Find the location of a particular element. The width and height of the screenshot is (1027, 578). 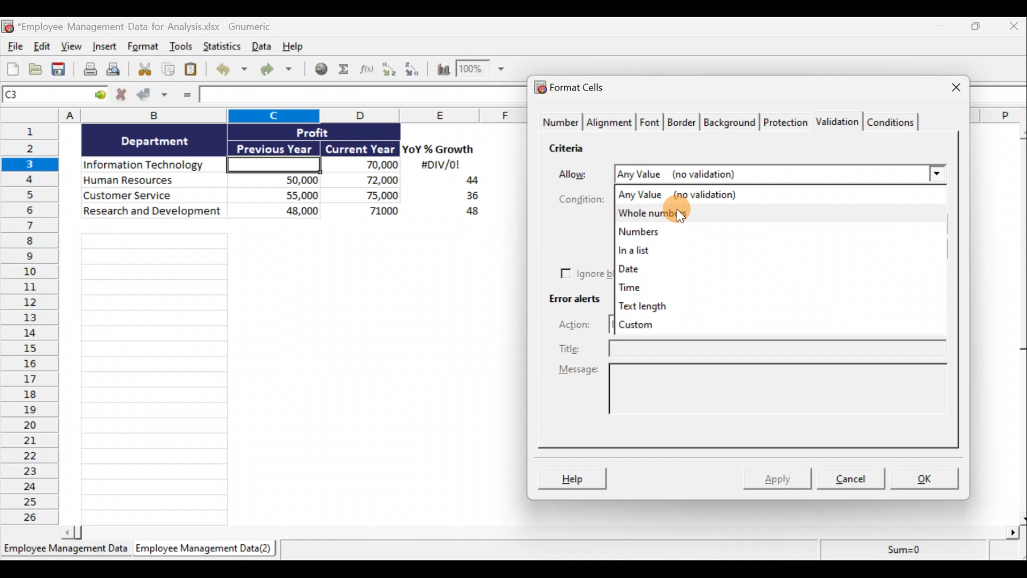

Cell C3 is located at coordinates (271, 163).